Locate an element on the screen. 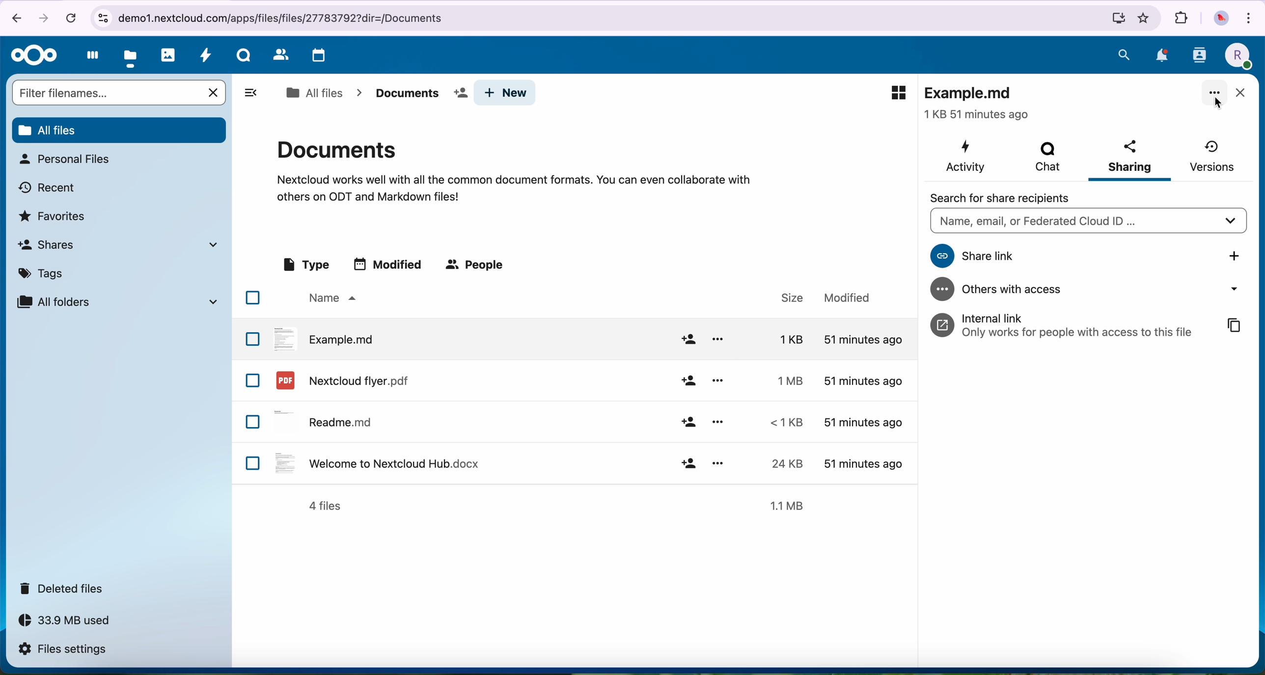 This screenshot has height=675, width=1265. navigate foward is located at coordinates (46, 17).